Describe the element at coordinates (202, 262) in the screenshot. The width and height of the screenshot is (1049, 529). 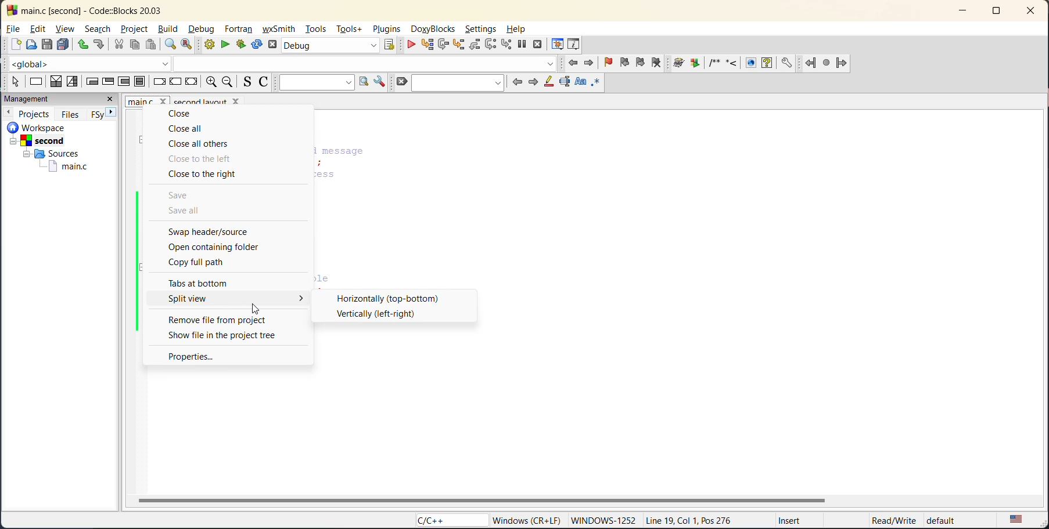
I see `copy full path` at that location.